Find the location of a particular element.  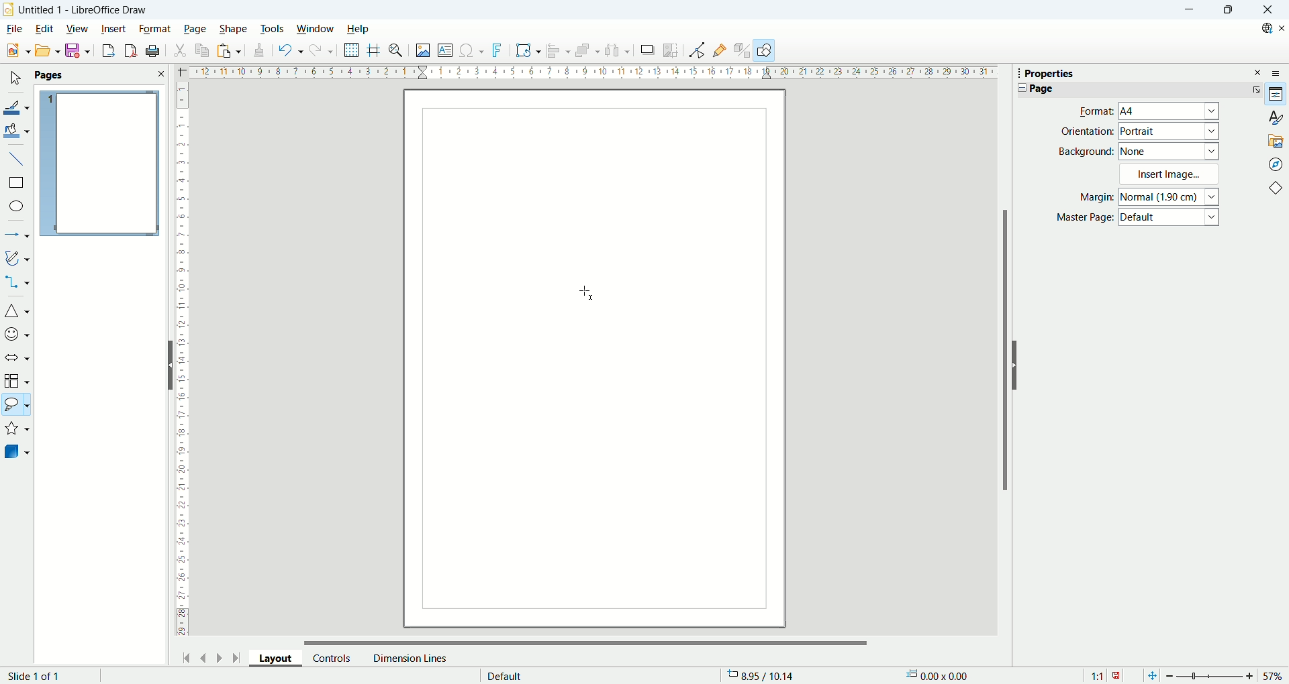

coordinates is located at coordinates (767, 676).